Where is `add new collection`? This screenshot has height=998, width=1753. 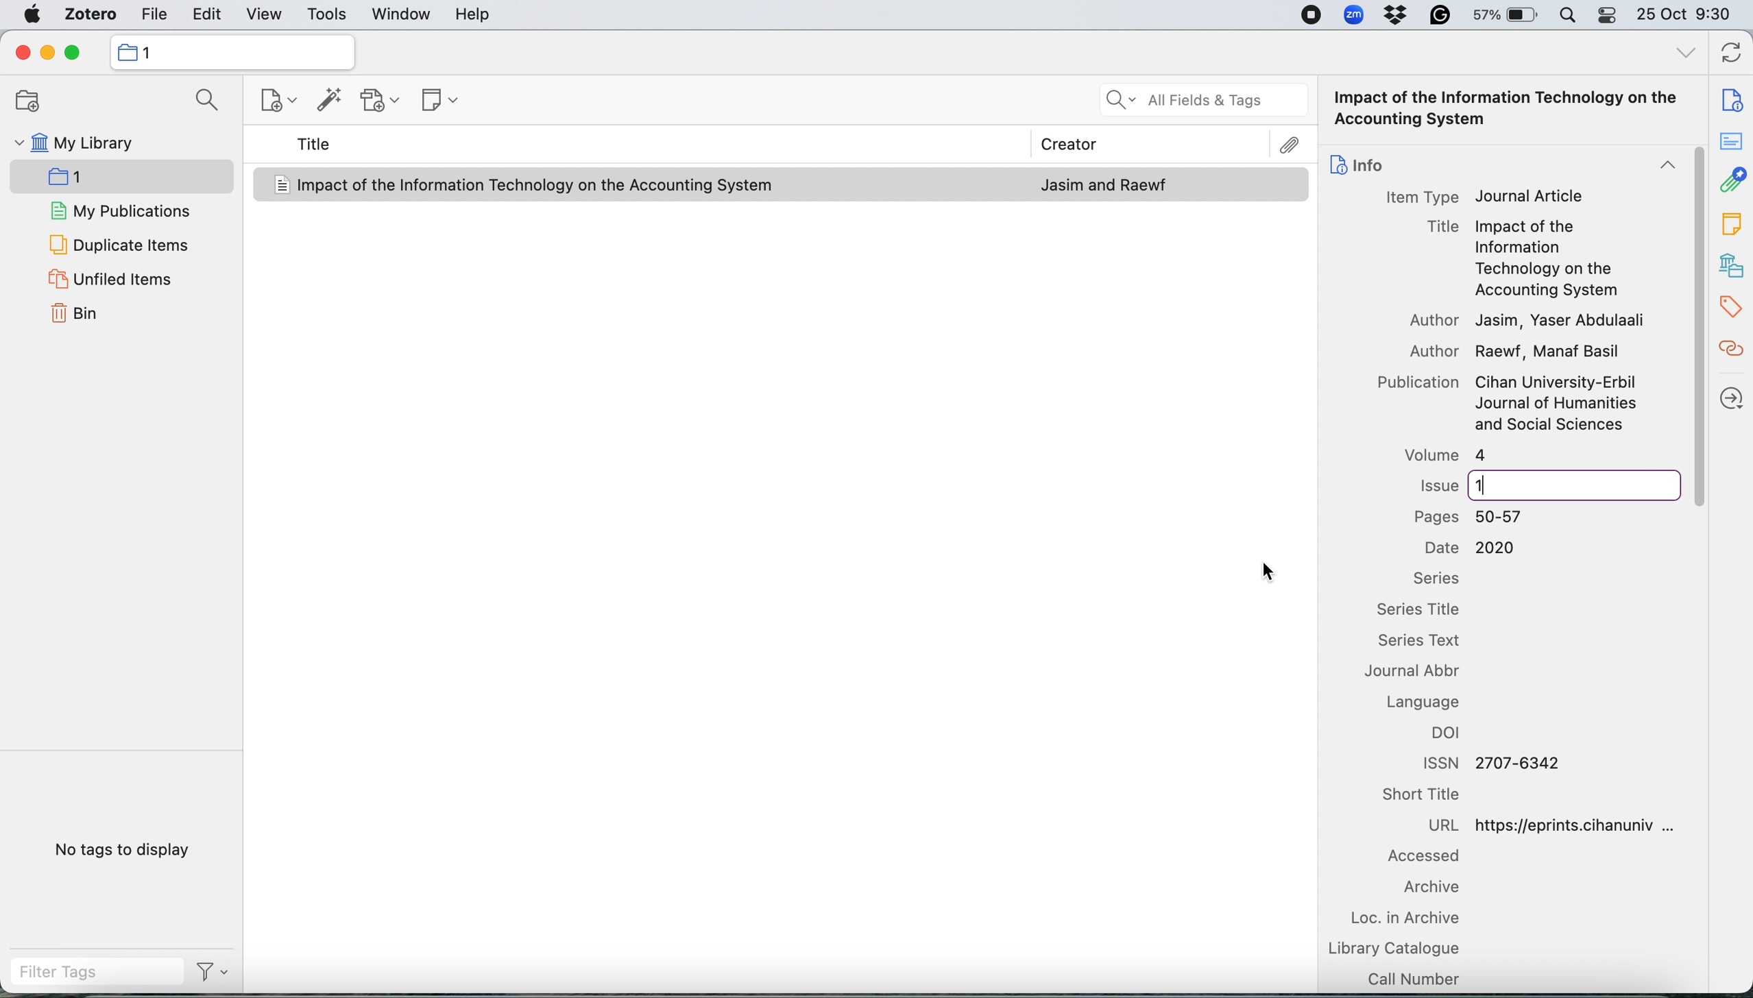
add new collection is located at coordinates (27, 101).